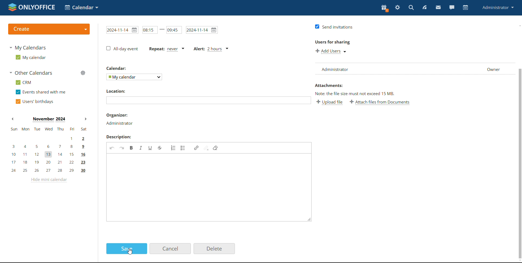 The width and height of the screenshot is (522, 263). I want to click on delete, so click(215, 249).